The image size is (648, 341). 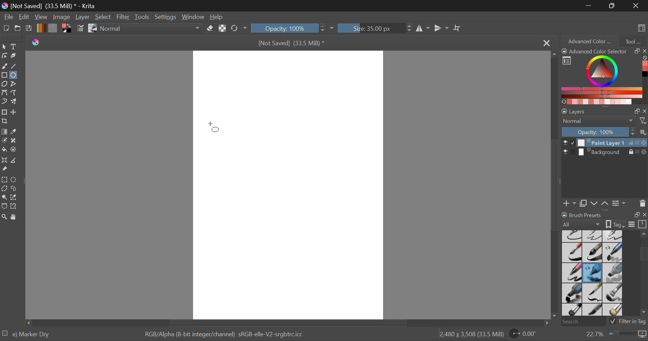 I want to click on Filter in Tag, so click(x=628, y=321).